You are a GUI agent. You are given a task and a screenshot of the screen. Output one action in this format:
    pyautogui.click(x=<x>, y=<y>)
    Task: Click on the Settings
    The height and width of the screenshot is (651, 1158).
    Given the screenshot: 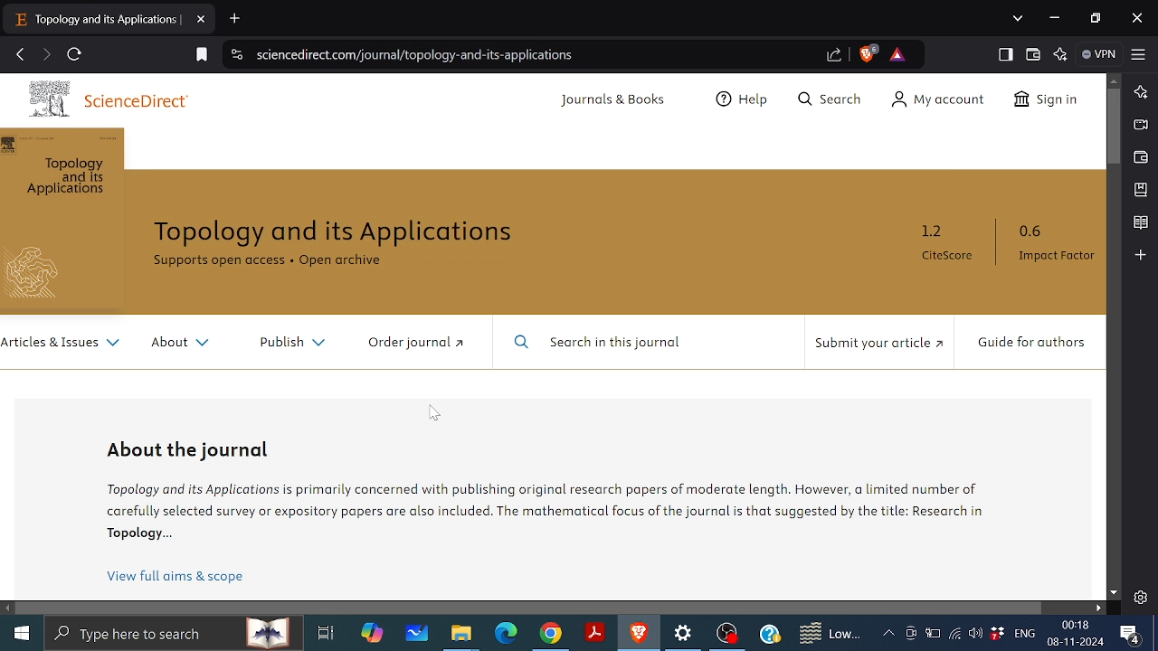 What is the action you would take?
    pyautogui.click(x=686, y=636)
    